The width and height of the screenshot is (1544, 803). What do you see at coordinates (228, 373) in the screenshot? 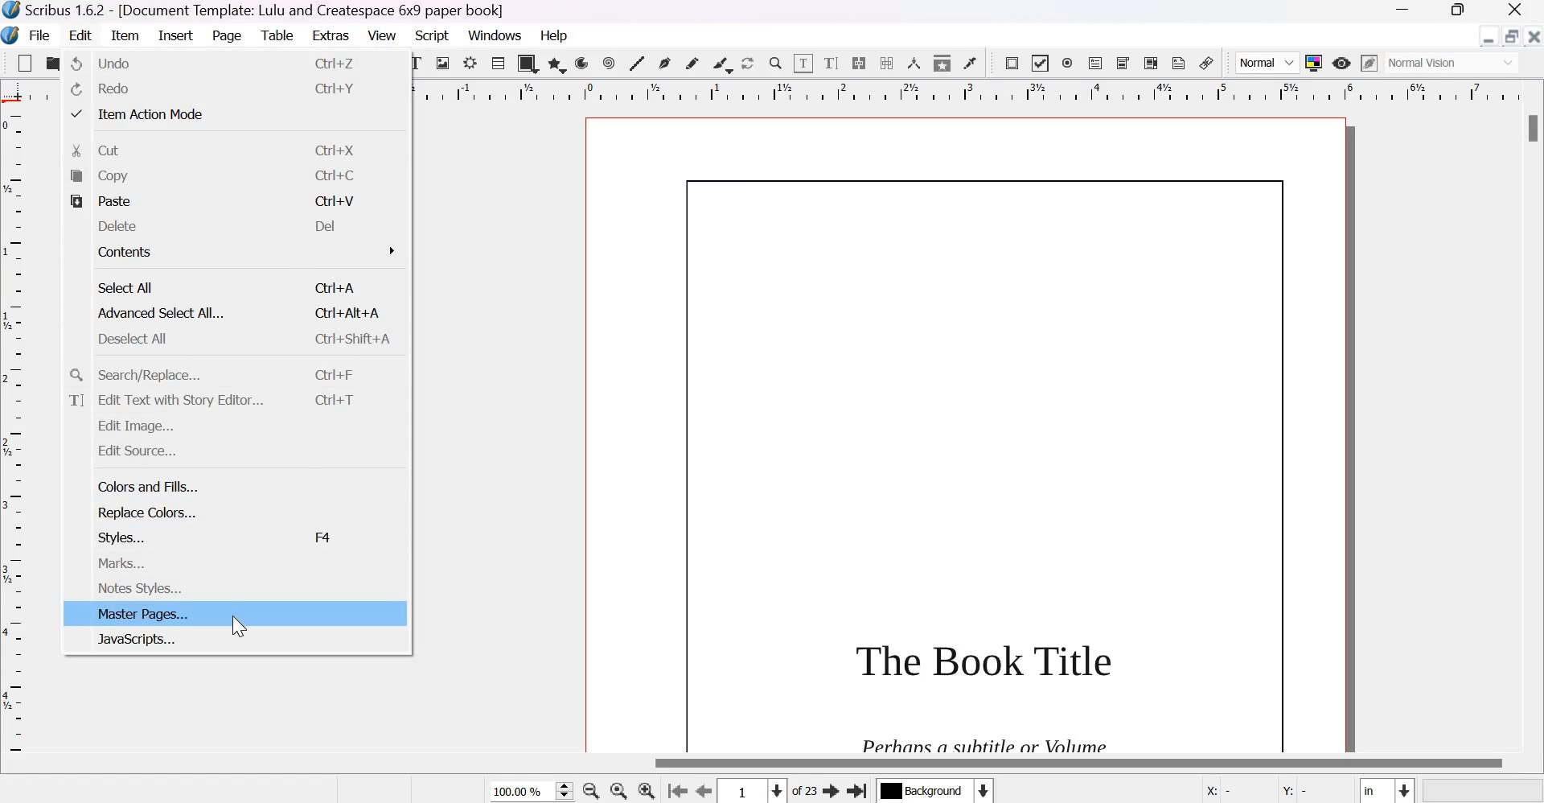
I see `search/replace...` at bounding box center [228, 373].